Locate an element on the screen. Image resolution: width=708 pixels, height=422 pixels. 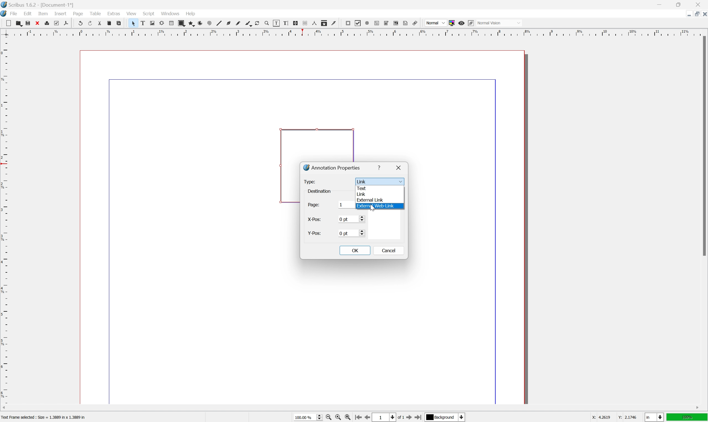
close is located at coordinates (698, 5).